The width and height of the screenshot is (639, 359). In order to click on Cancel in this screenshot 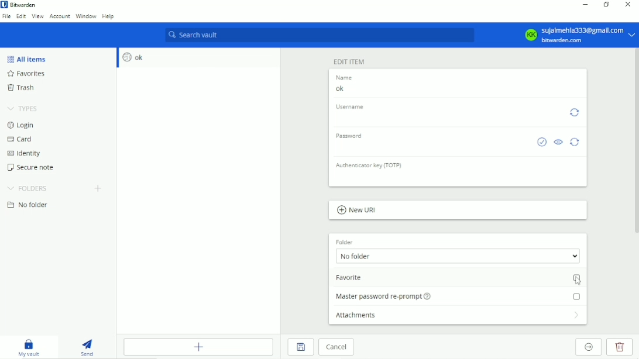, I will do `click(338, 347)`.